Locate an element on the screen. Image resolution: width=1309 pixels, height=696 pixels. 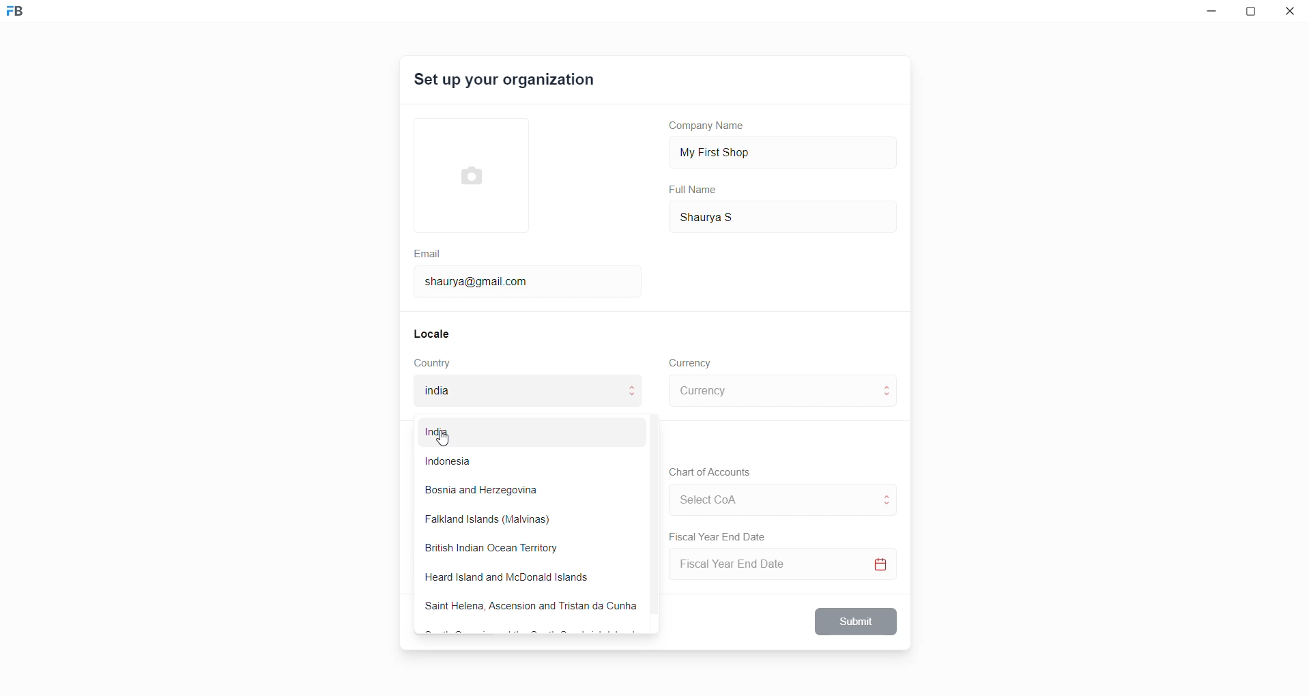
close is located at coordinates (1291, 14).